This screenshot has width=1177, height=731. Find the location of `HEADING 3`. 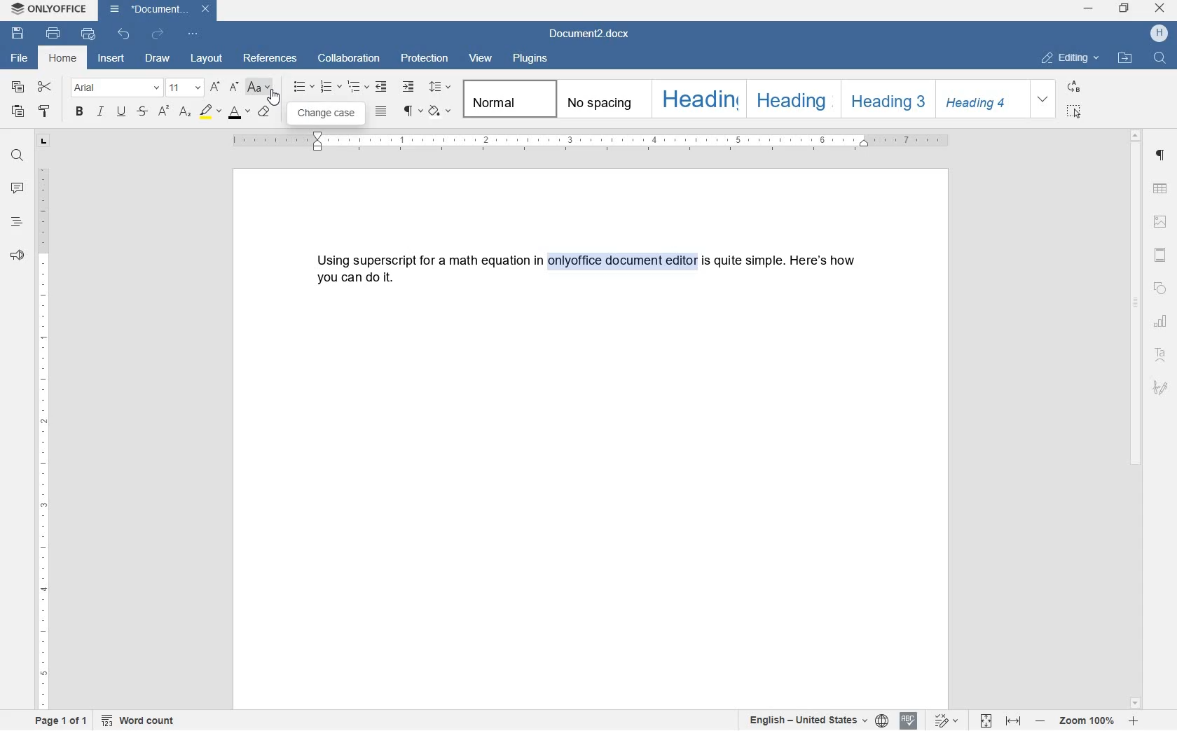

HEADING 3 is located at coordinates (886, 98).